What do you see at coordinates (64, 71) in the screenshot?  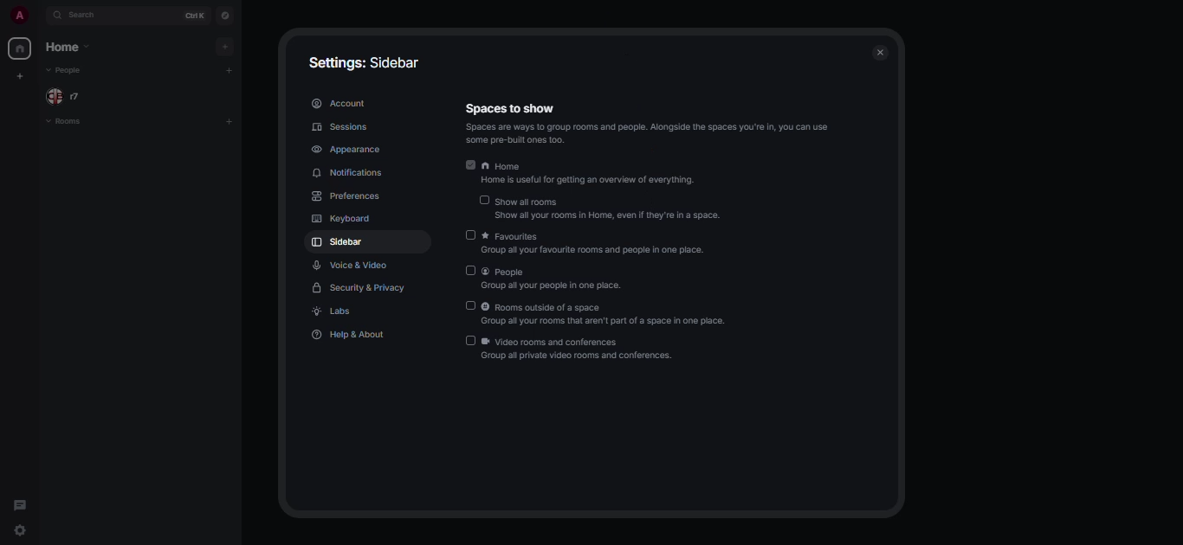 I see `people` at bounding box center [64, 71].